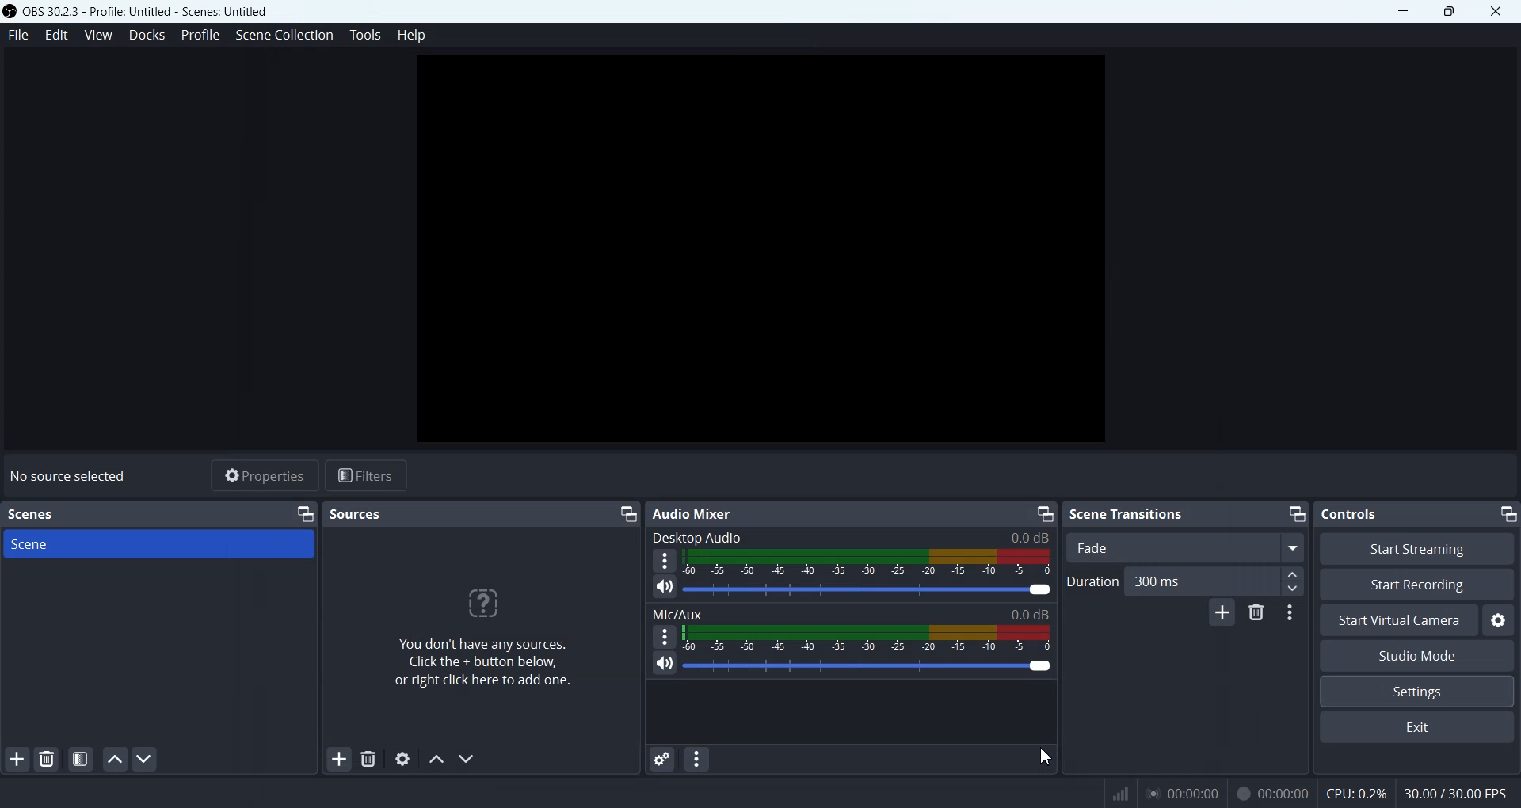 The image size is (1521, 808). Describe the element at coordinates (31, 515) in the screenshot. I see `Scenes` at that location.